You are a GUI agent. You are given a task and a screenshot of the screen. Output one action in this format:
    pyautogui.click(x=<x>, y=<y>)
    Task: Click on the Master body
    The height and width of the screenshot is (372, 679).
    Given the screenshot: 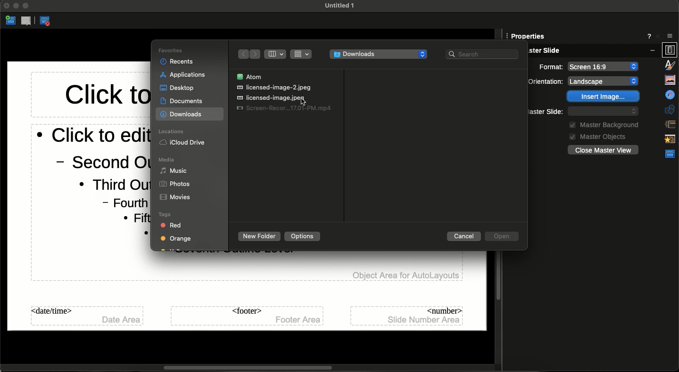 What is the action you would take?
    pyautogui.click(x=92, y=180)
    